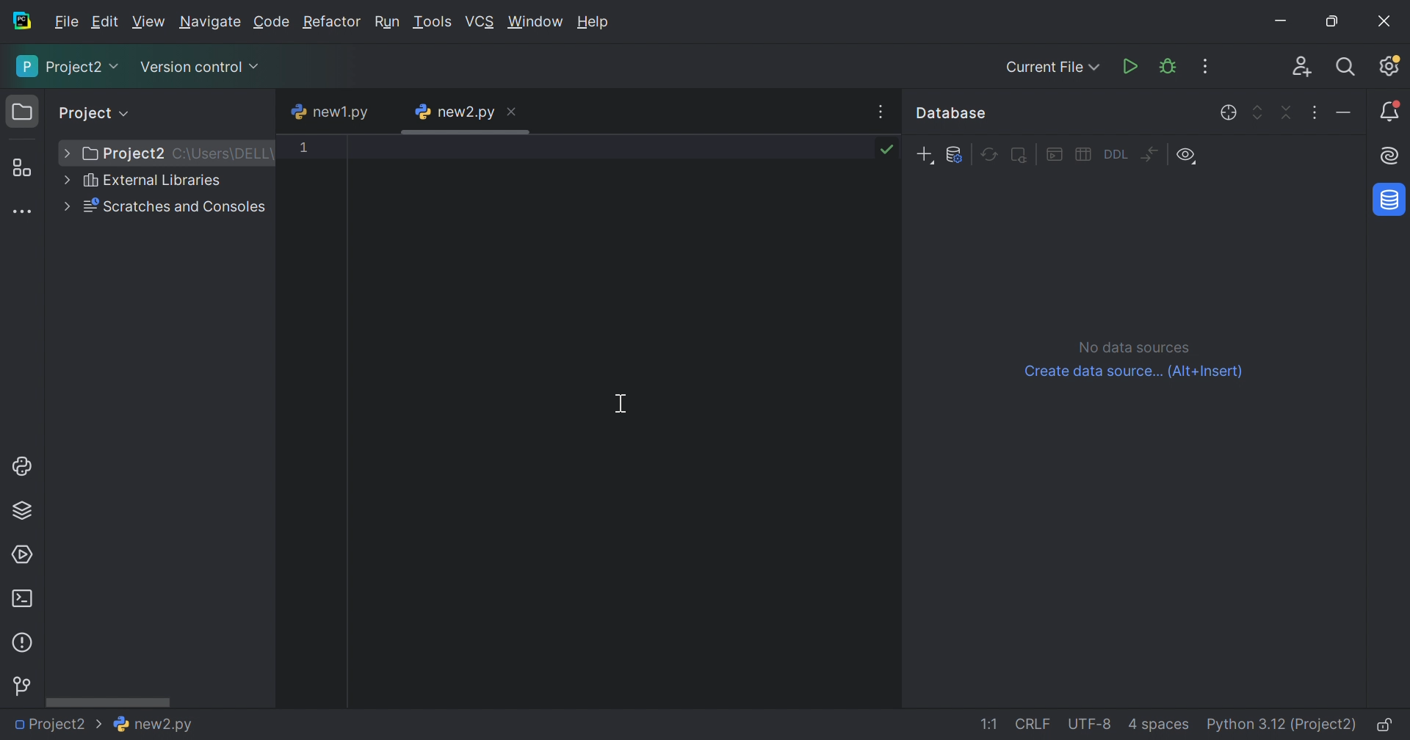  Describe the element at coordinates (1084, 156) in the screenshot. I see `Edit data` at that location.